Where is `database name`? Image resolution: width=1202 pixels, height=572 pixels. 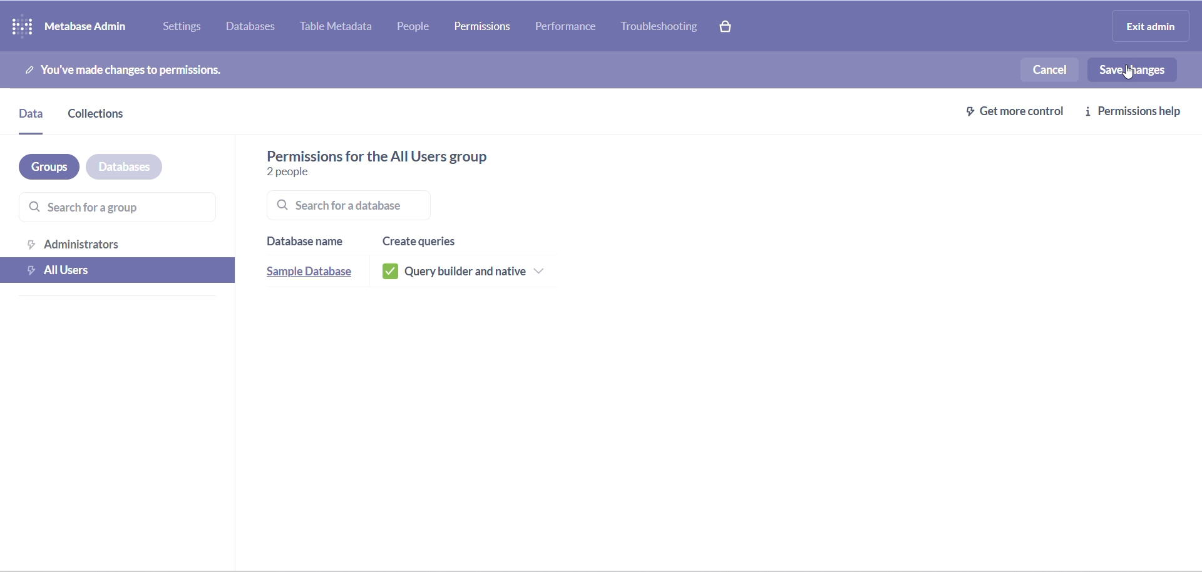
database name is located at coordinates (307, 238).